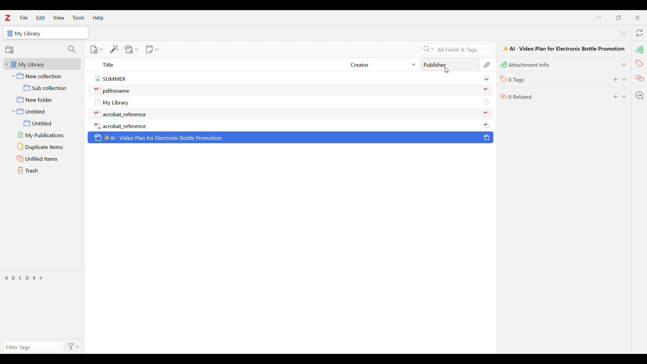 This screenshot has height=364, width=647. Describe the element at coordinates (30, 33) in the screenshot. I see `My Library` at that location.